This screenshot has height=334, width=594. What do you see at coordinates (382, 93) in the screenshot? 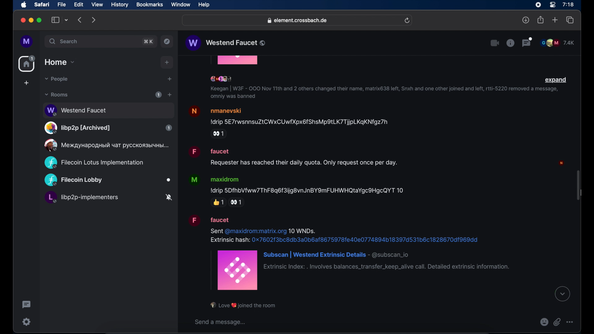
I see `info` at bounding box center [382, 93].